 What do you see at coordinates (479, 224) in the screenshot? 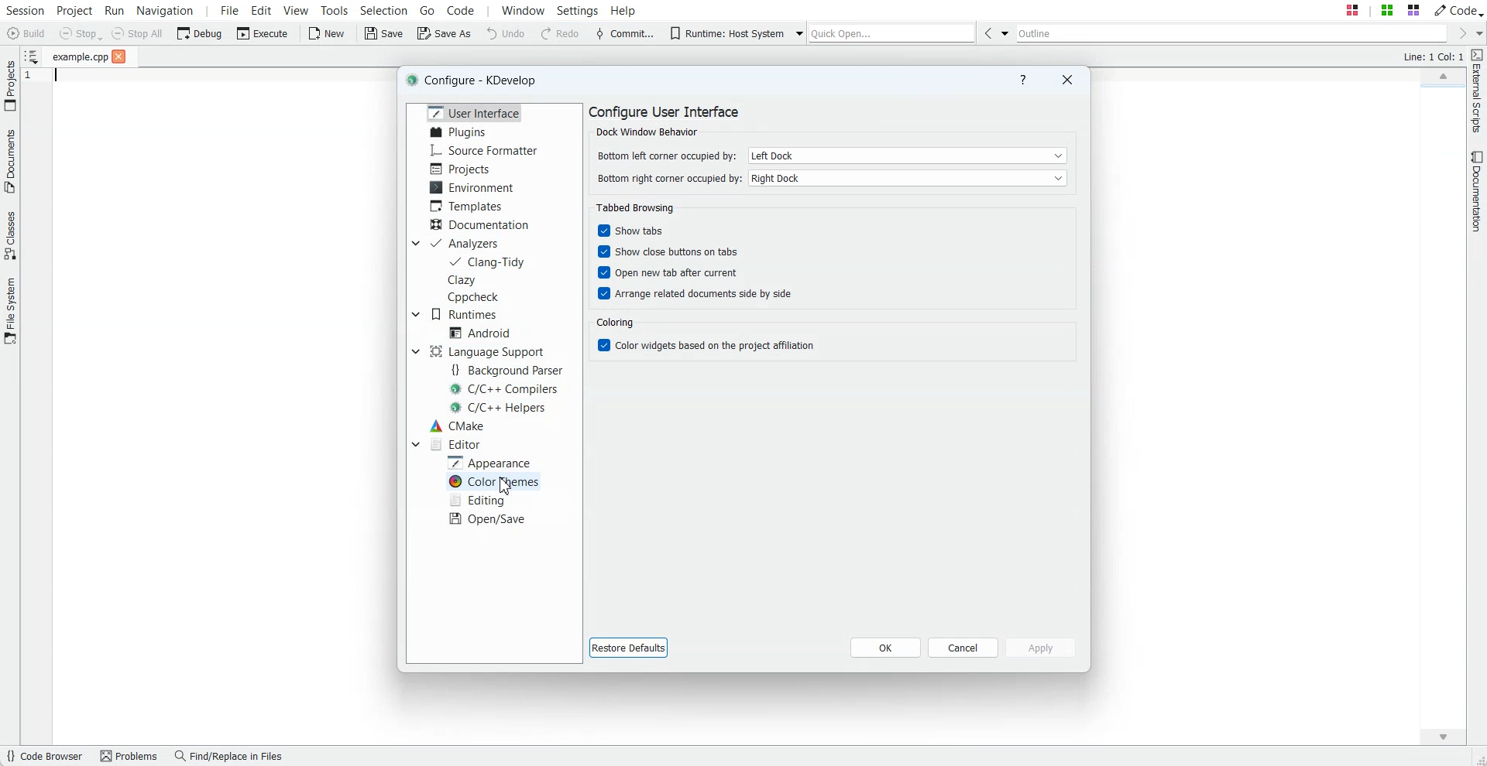
I see `Documentation` at bounding box center [479, 224].